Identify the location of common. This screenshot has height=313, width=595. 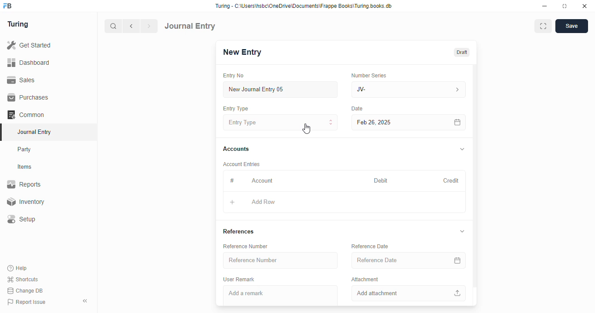
(27, 115).